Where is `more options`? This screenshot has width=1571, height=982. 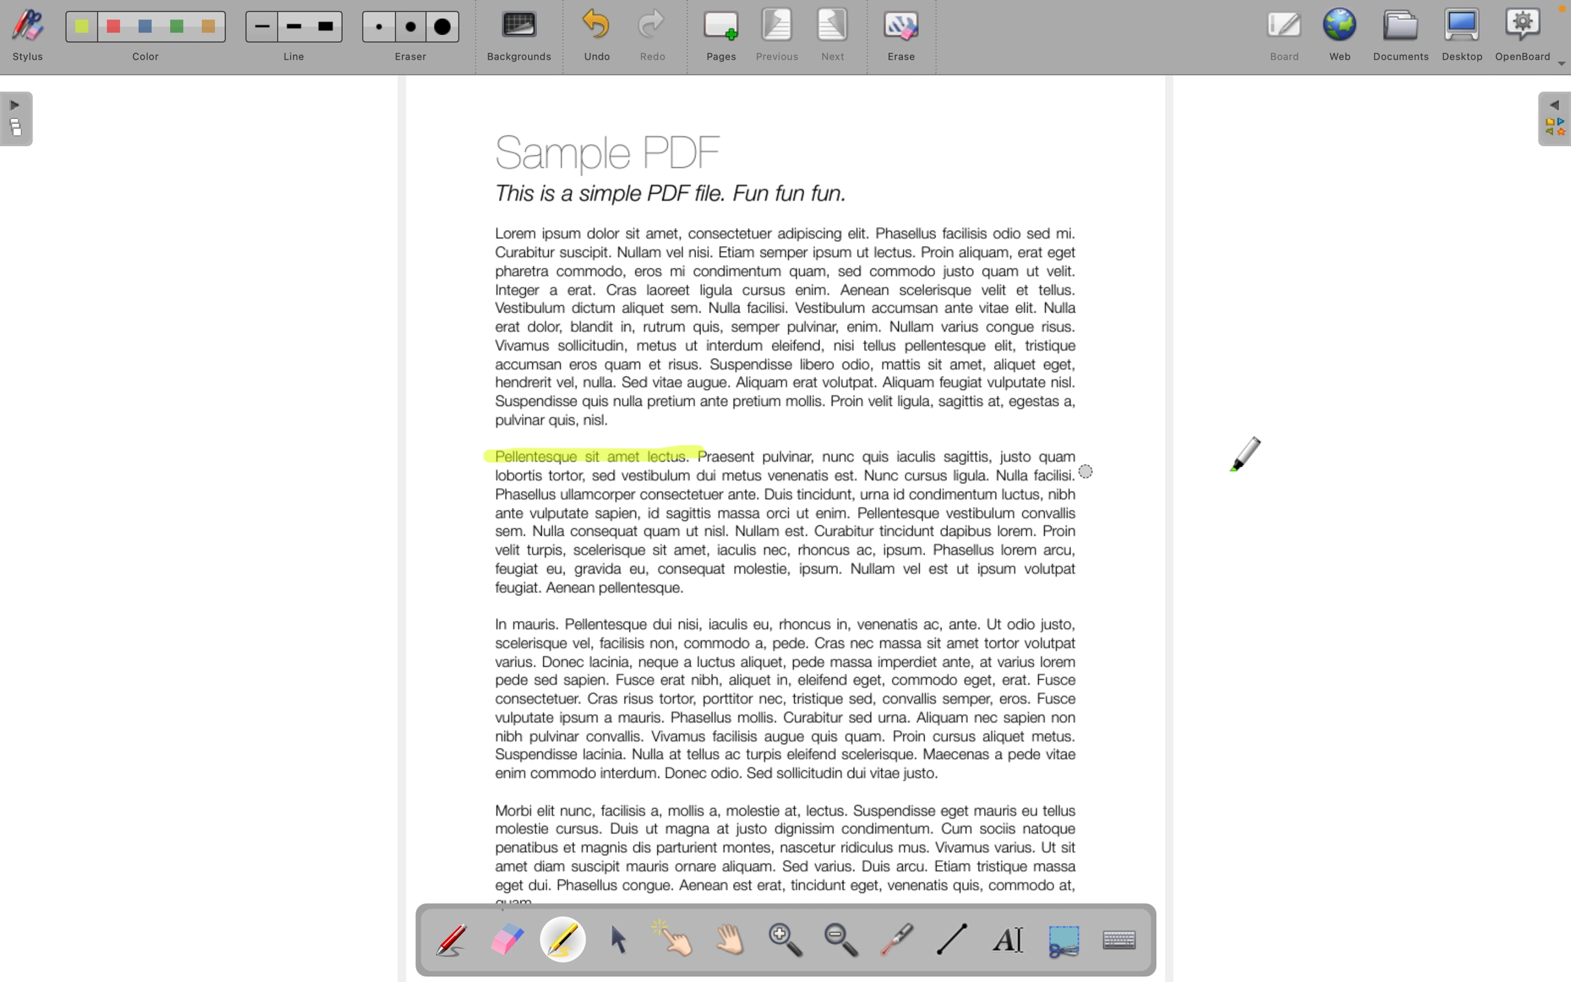
more options is located at coordinates (1558, 69).